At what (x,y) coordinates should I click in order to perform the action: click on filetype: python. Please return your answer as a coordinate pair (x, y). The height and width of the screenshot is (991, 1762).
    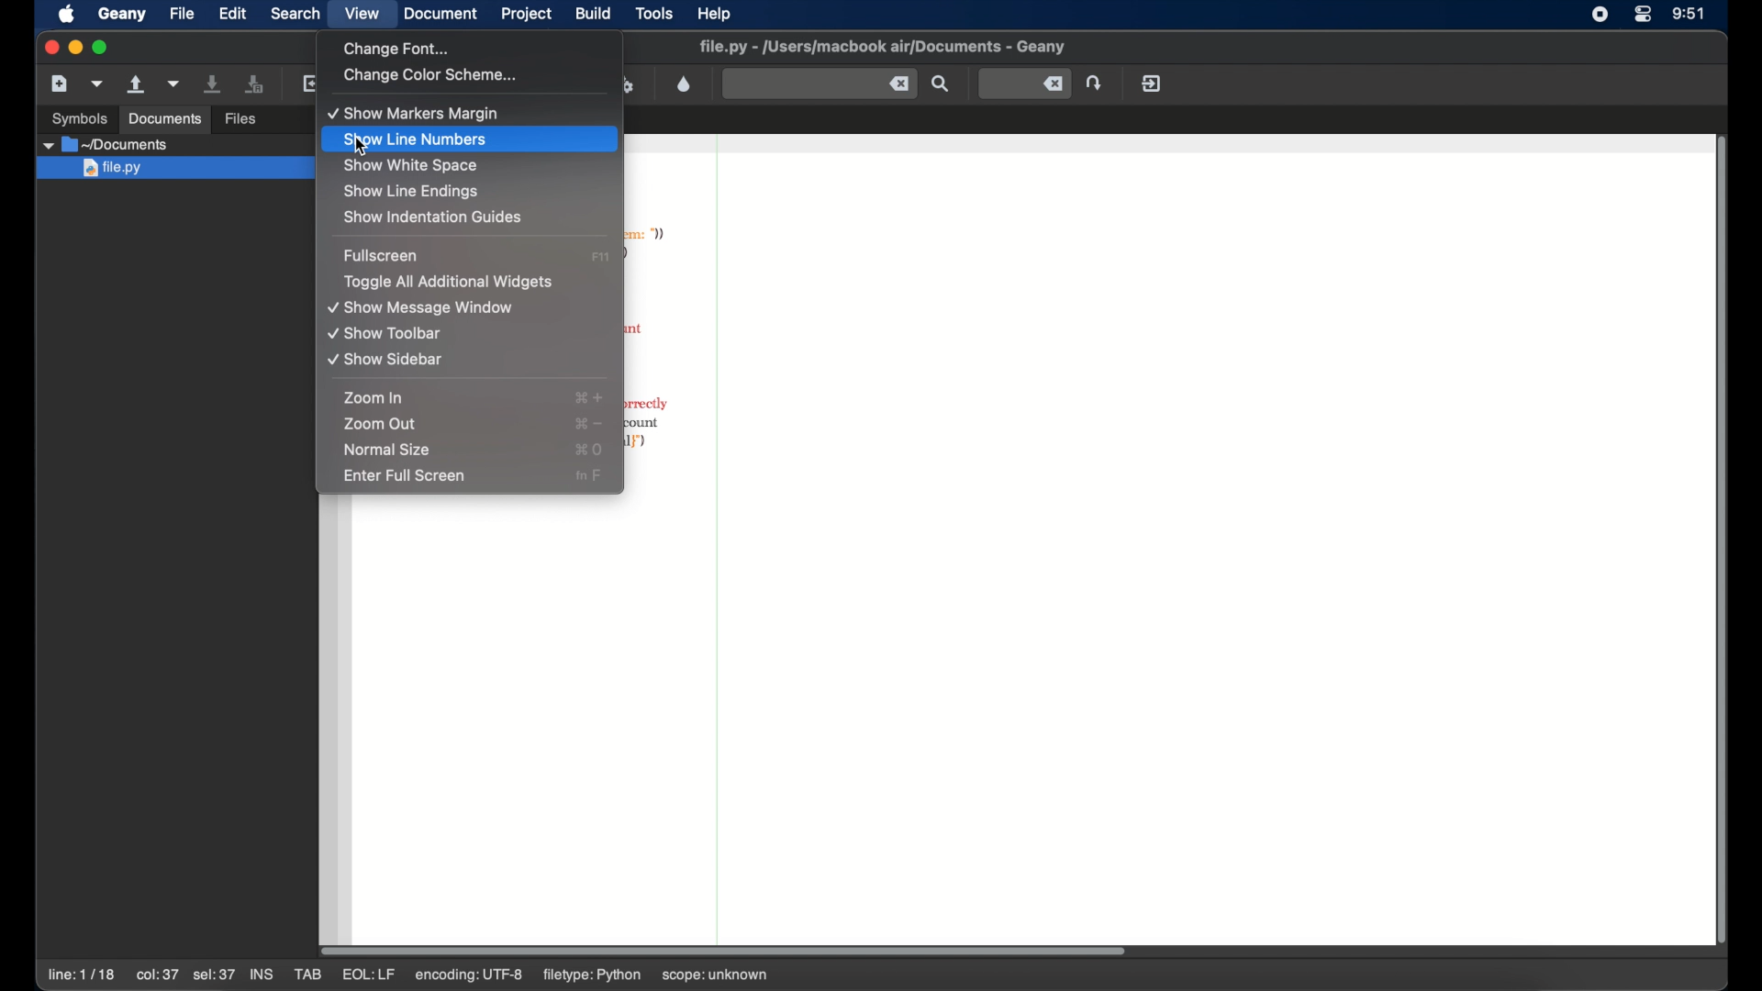
    Looking at the image, I should click on (593, 976).